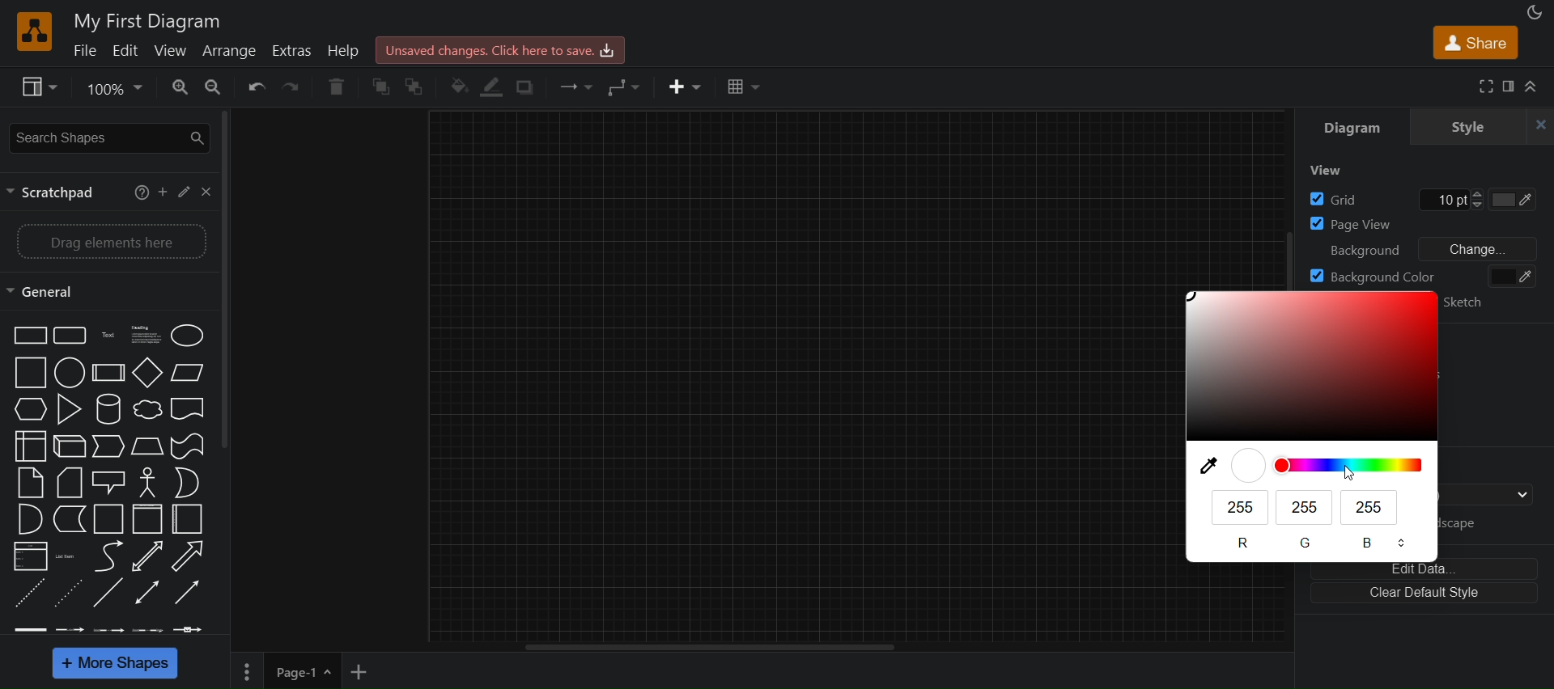 The image size is (1554, 689). I want to click on background, so click(1417, 276).